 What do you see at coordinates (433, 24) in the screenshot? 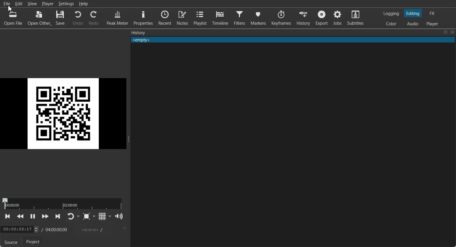
I see `Switching to Player Only Layout` at bounding box center [433, 24].